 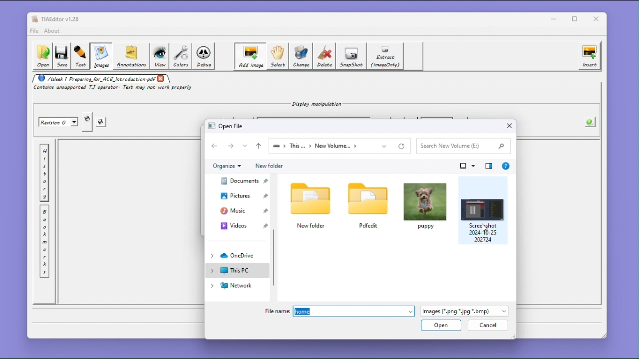 What do you see at coordinates (354, 312) in the screenshot?
I see `home` at bounding box center [354, 312].